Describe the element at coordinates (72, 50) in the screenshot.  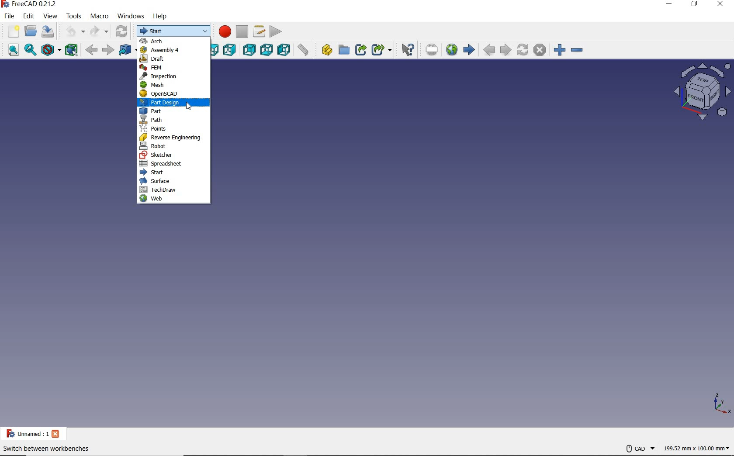
I see `BOUNDING BOX` at that location.